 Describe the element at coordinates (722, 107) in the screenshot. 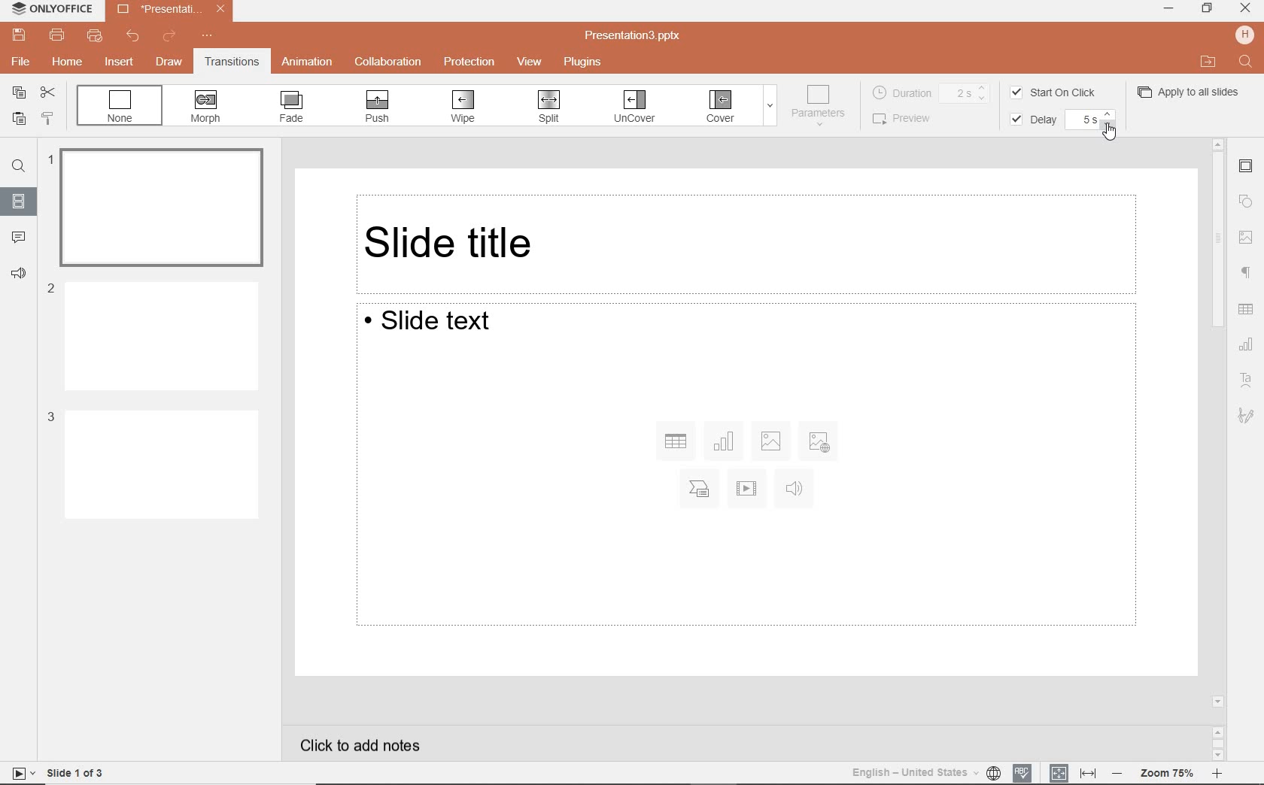

I see `COVER` at that location.